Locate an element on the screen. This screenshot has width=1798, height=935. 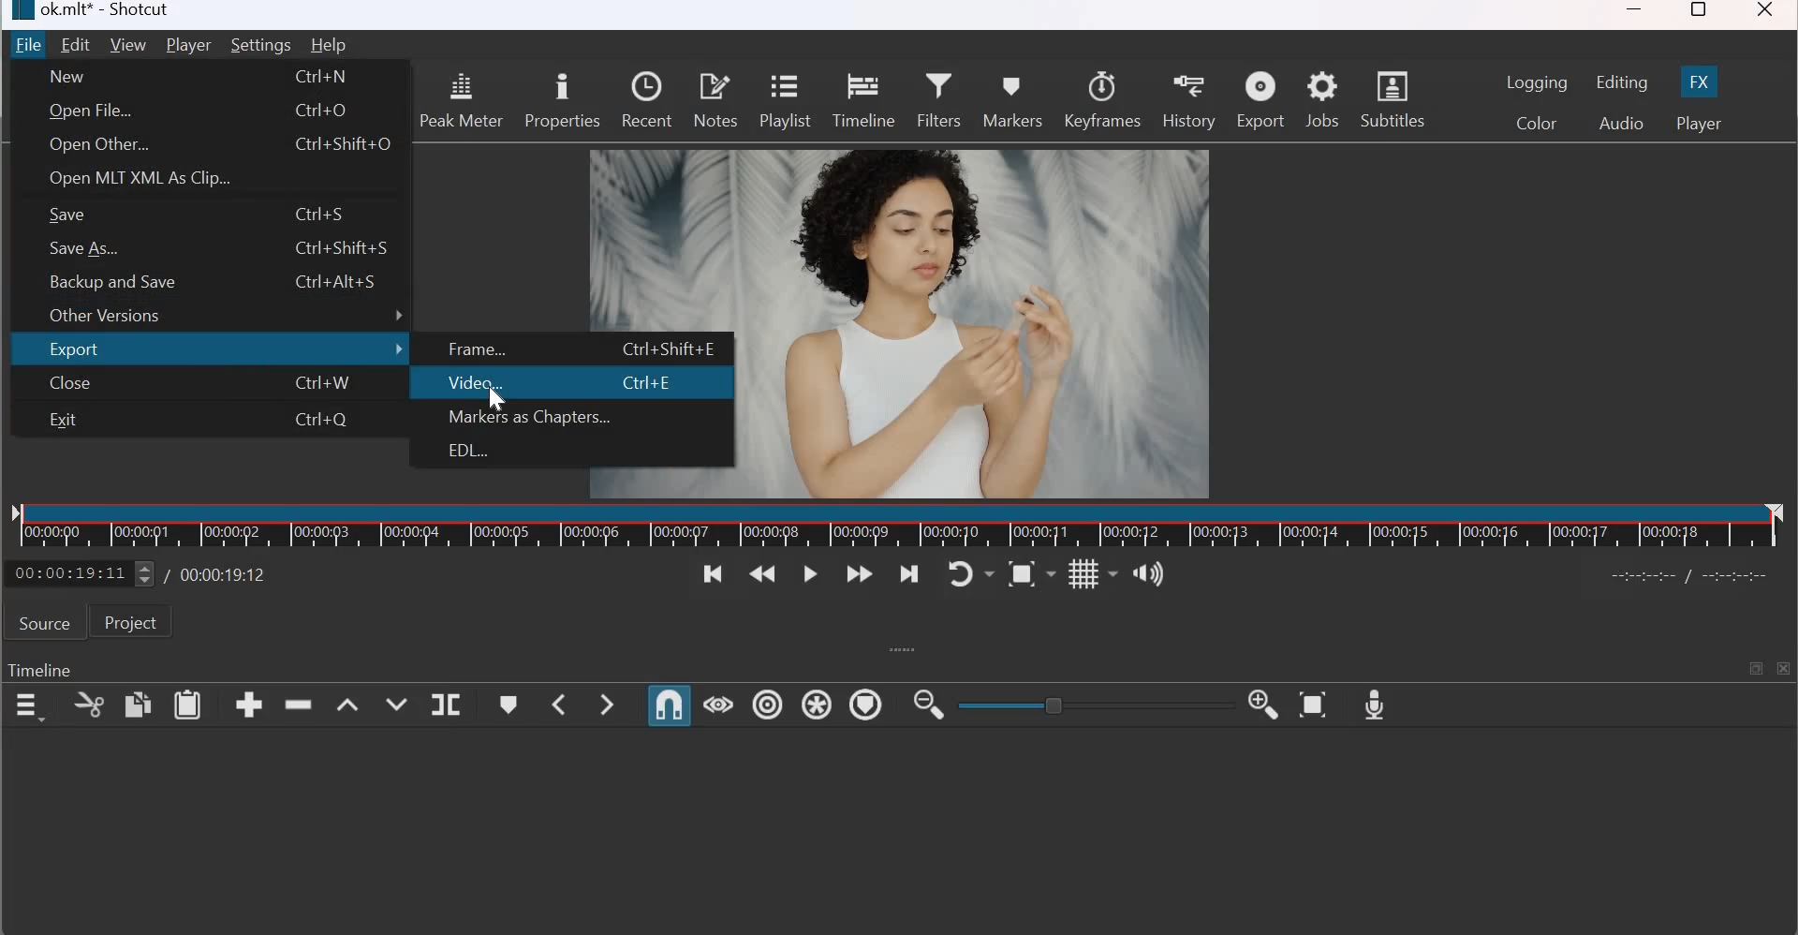
Ctrl+Shift+S is located at coordinates (343, 249).